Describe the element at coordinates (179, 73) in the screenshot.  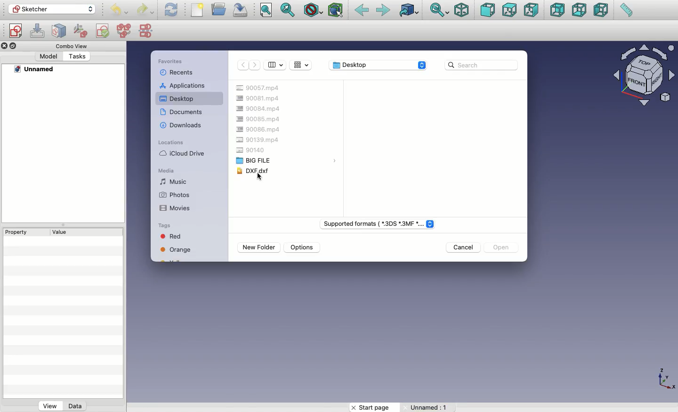
I see `Recents` at that location.